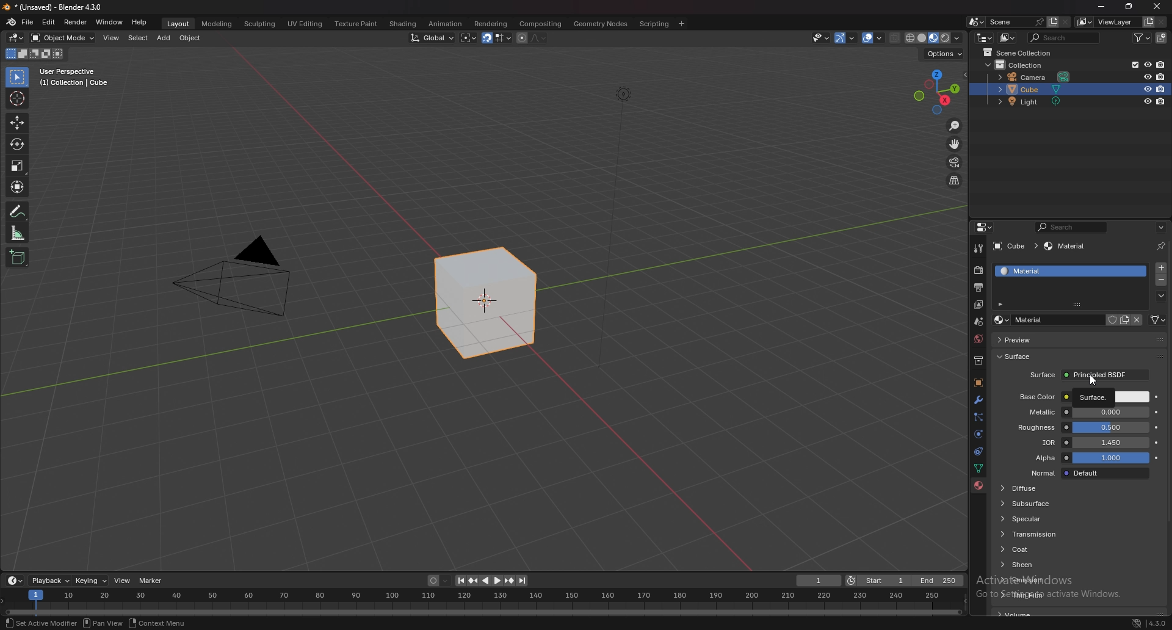 The width and height of the screenshot is (1172, 630). Describe the element at coordinates (1160, 246) in the screenshot. I see `toggle pin id` at that location.